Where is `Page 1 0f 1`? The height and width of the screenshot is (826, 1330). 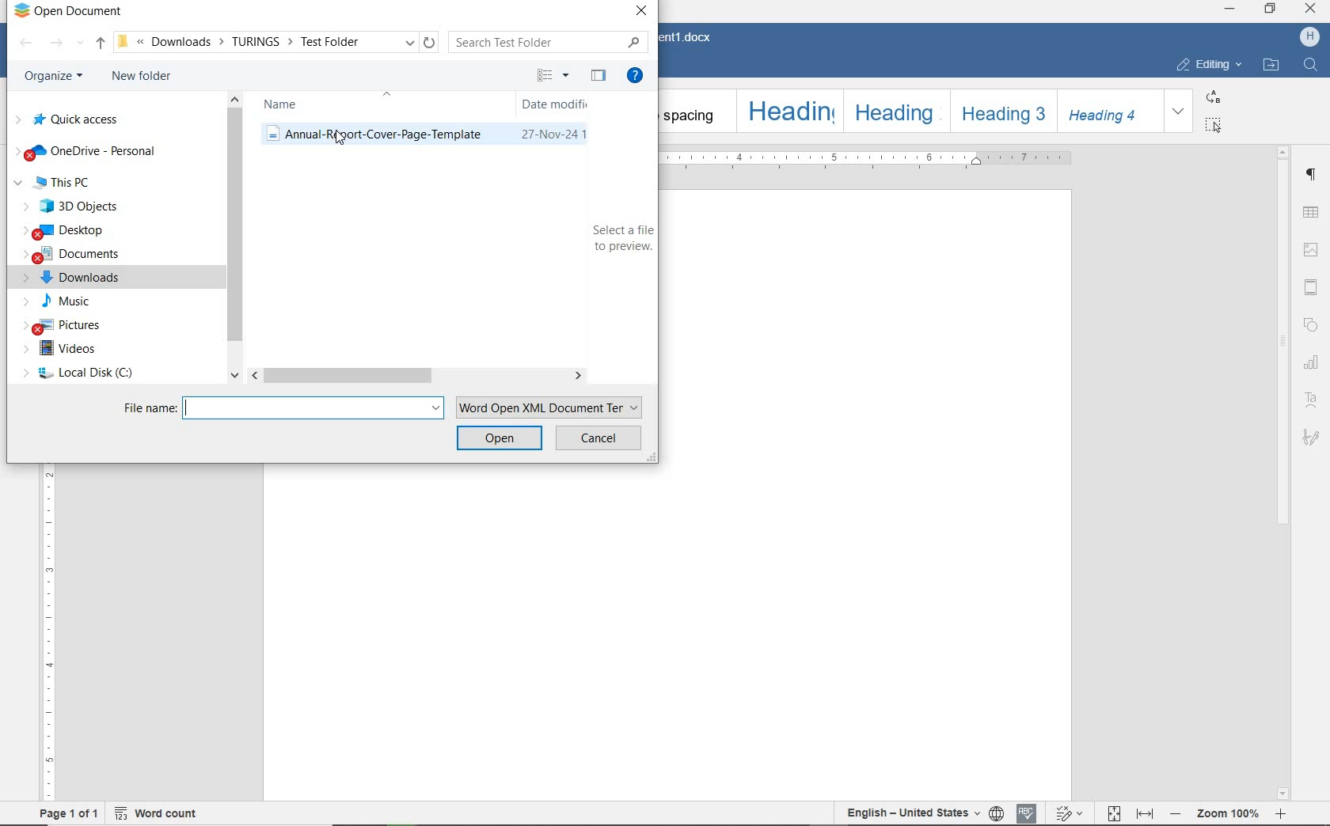 Page 1 0f 1 is located at coordinates (69, 813).